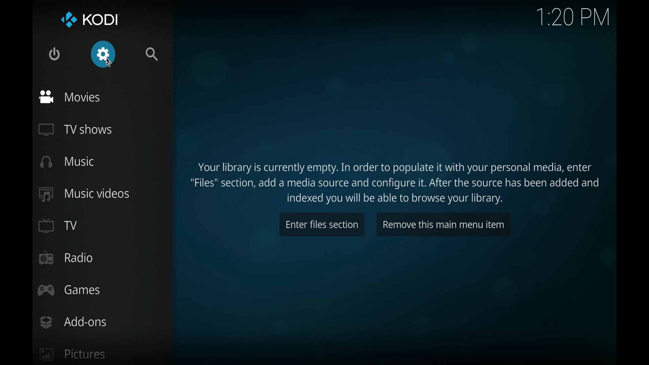 The height and width of the screenshot is (365, 649). Describe the element at coordinates (55, 54) in the screenshot. I see `quit kodi` at that location.